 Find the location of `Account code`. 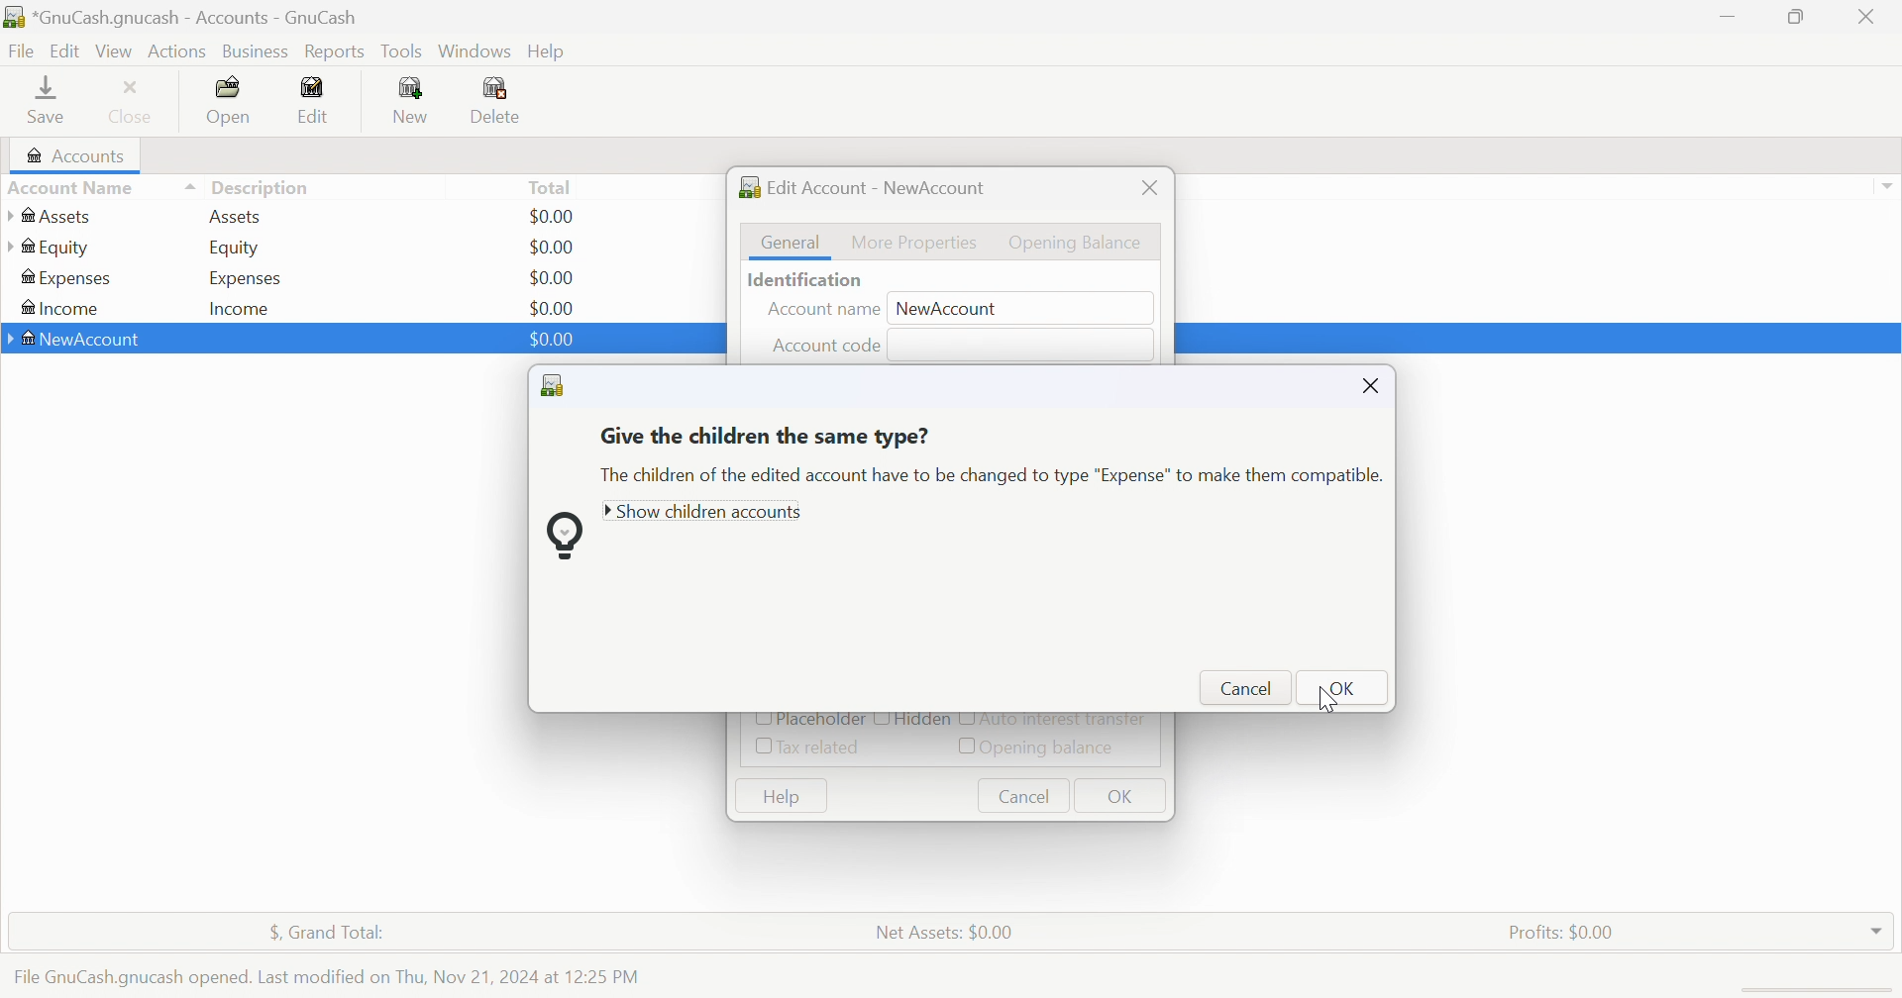

Account code is located at coordinates (830, 344).